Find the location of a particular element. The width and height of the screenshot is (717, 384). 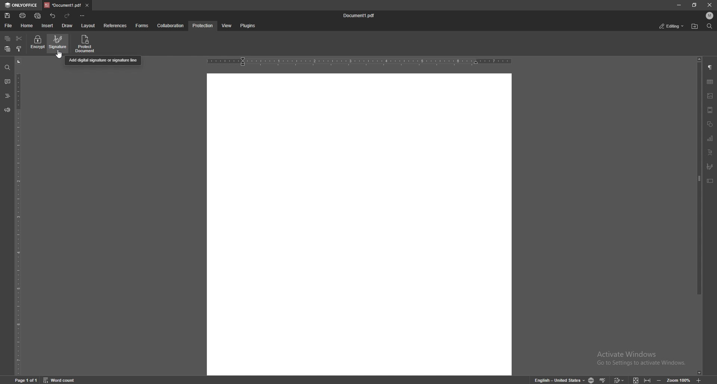

cut is located at coordinates (19, 39).